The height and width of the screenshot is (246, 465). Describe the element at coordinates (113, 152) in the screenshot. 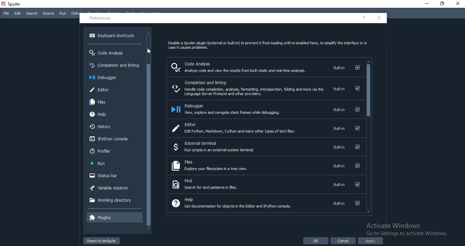

I see `profiler` at that location.